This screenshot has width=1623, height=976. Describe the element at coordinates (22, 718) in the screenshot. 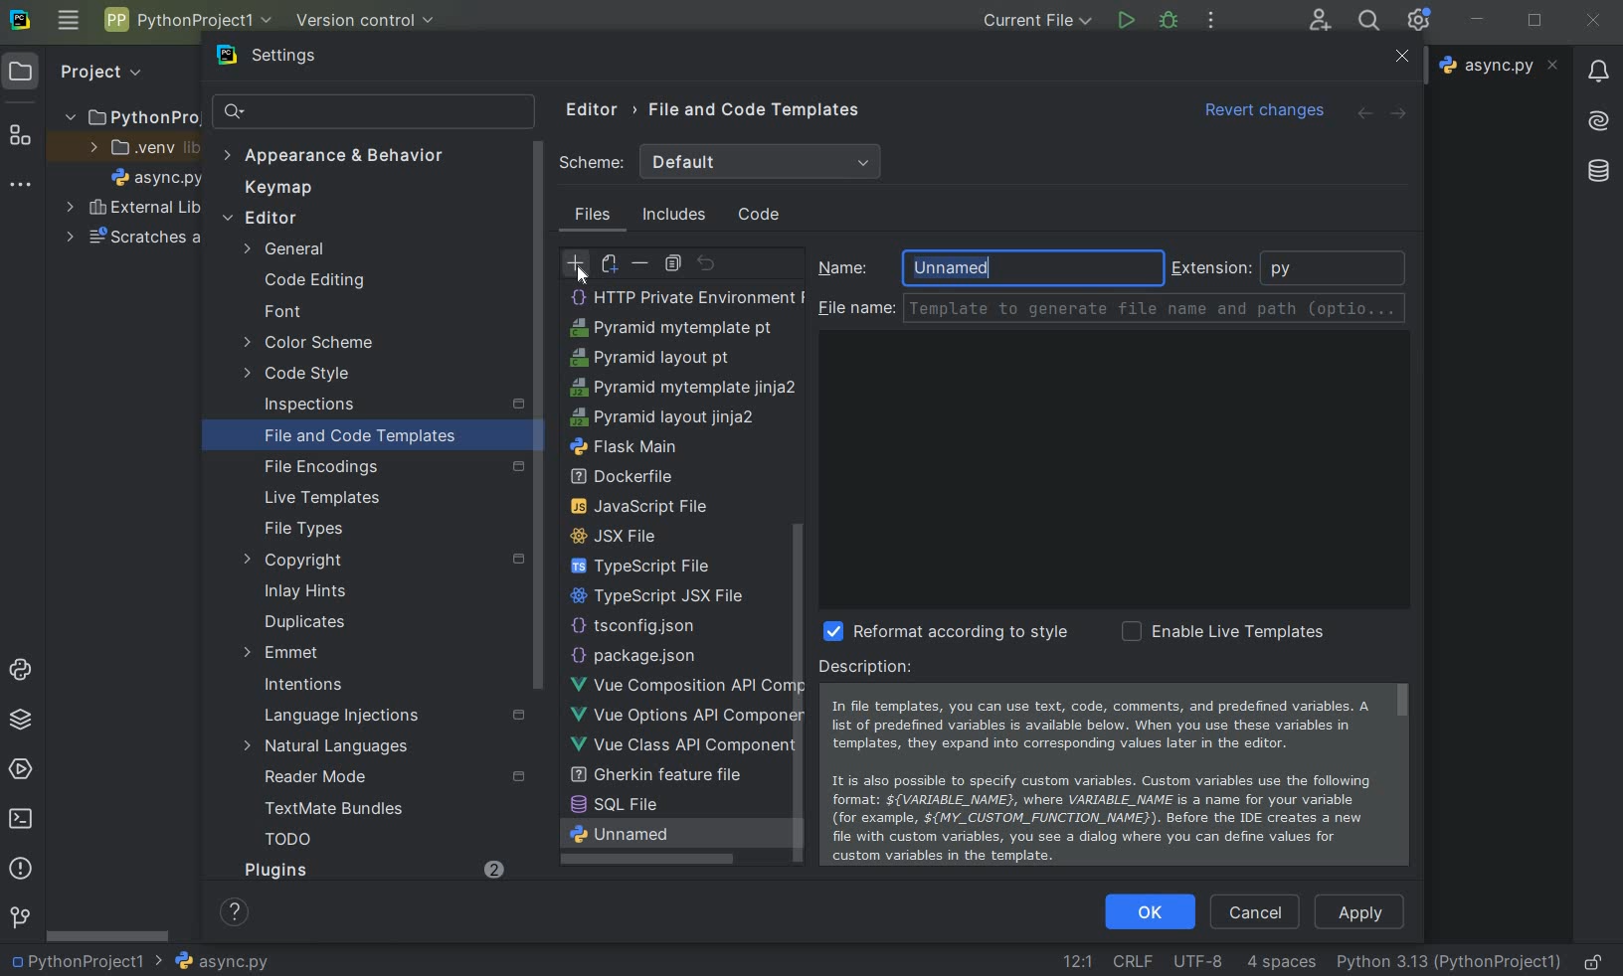

I see `python packages` at that location.